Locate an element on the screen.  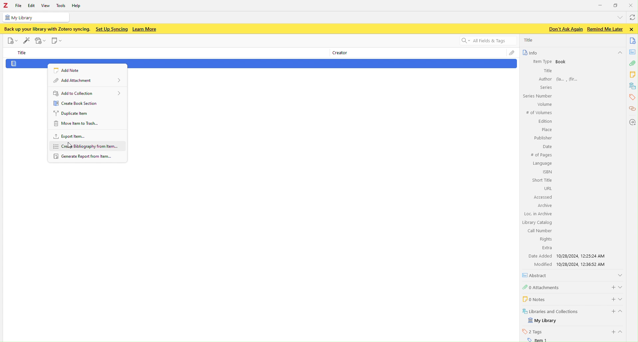
Zotero is located at coordinates (6, 6).